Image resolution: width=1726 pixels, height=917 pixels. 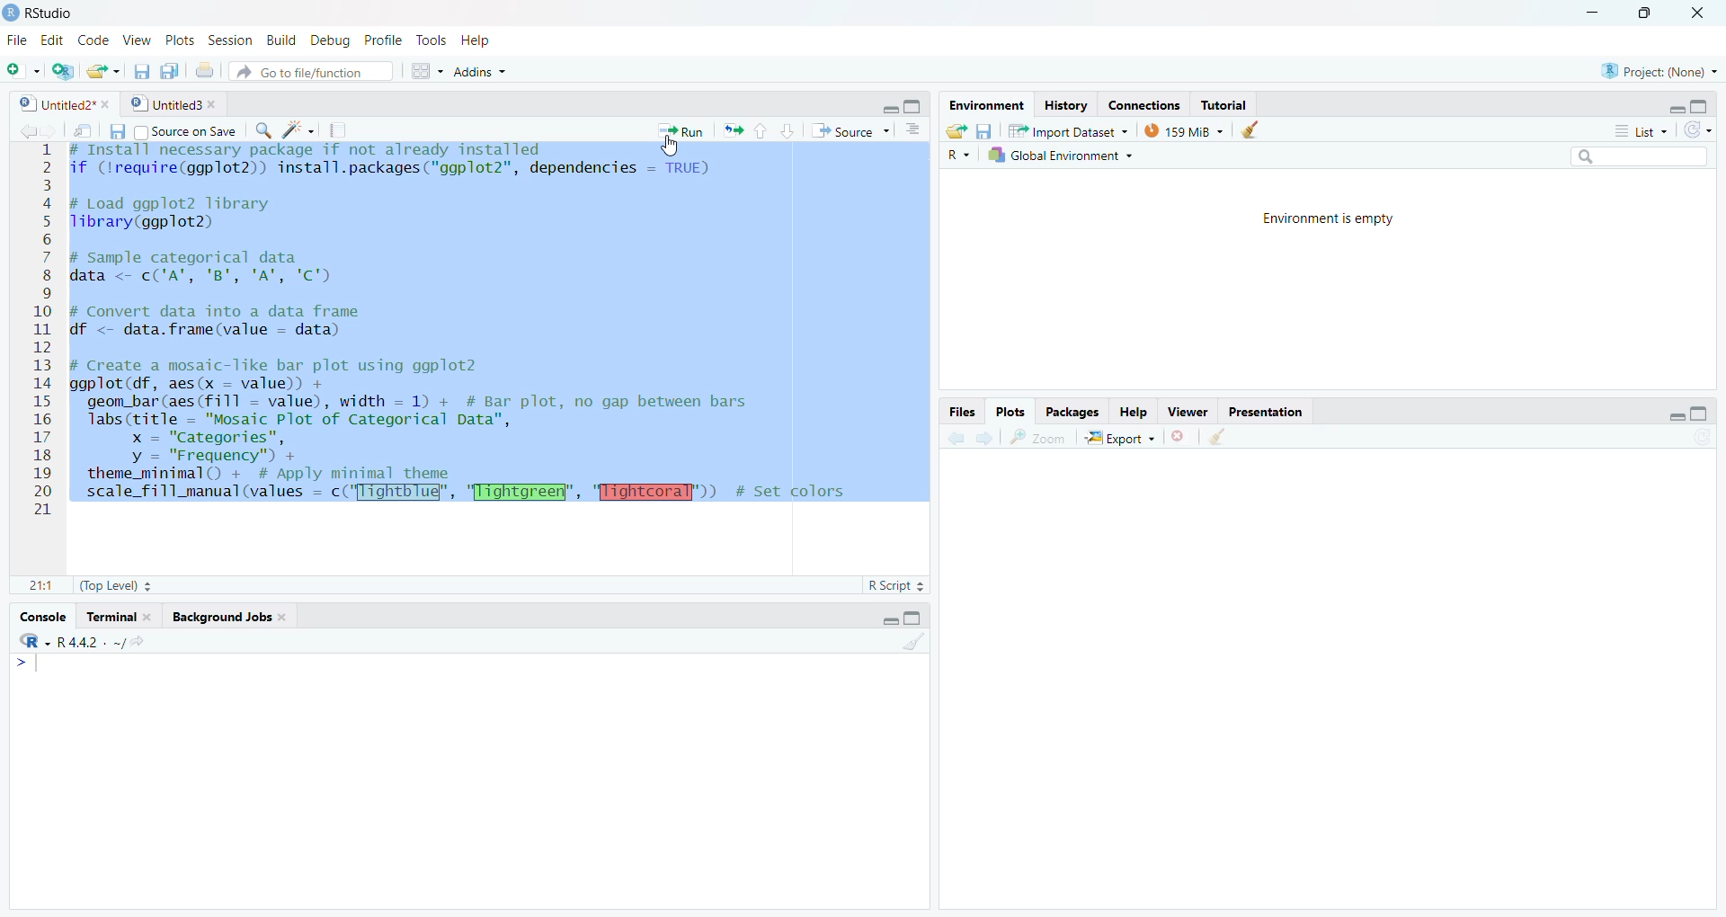 I want to click on File, so click(x=15, y=40).